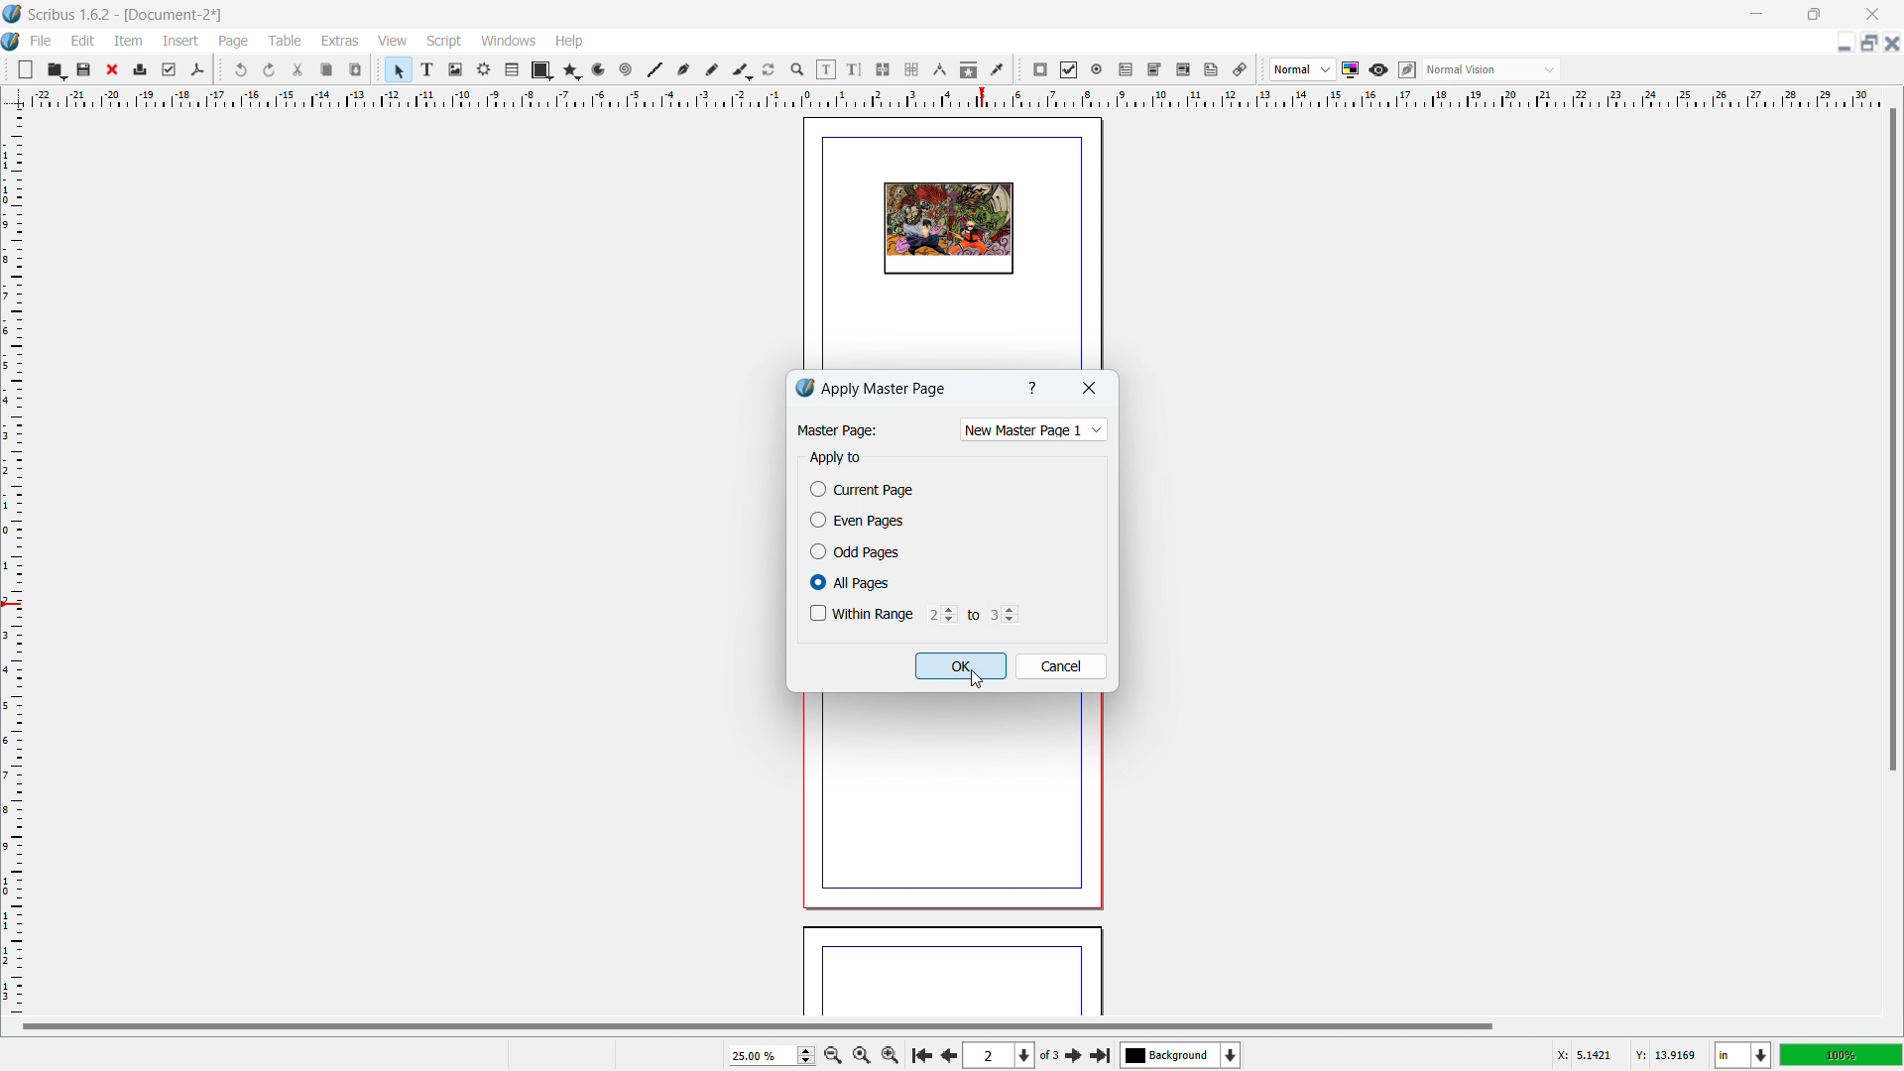 The image size is (1904, 1071). What do you see at coordinates (1870, 13) in the screenshot?
I see `close window` at bounding box center [1870, 13].